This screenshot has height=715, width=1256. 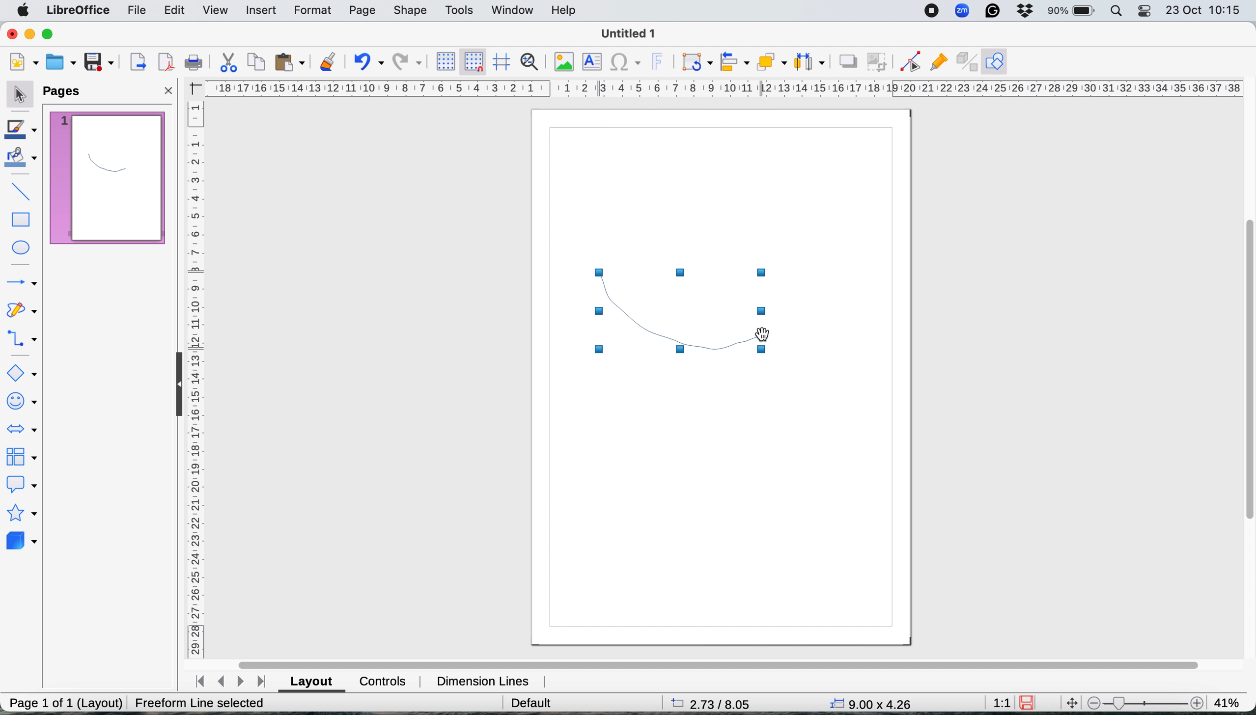 I want to click on align objects, so click(x=734, y=62).